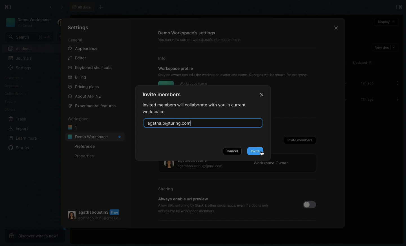  Describe the element at coordinates (214, 205) in the screenshot. I see `‘Allow URL unfurling by Slack & other social apps, even if a doc is only` at that location.